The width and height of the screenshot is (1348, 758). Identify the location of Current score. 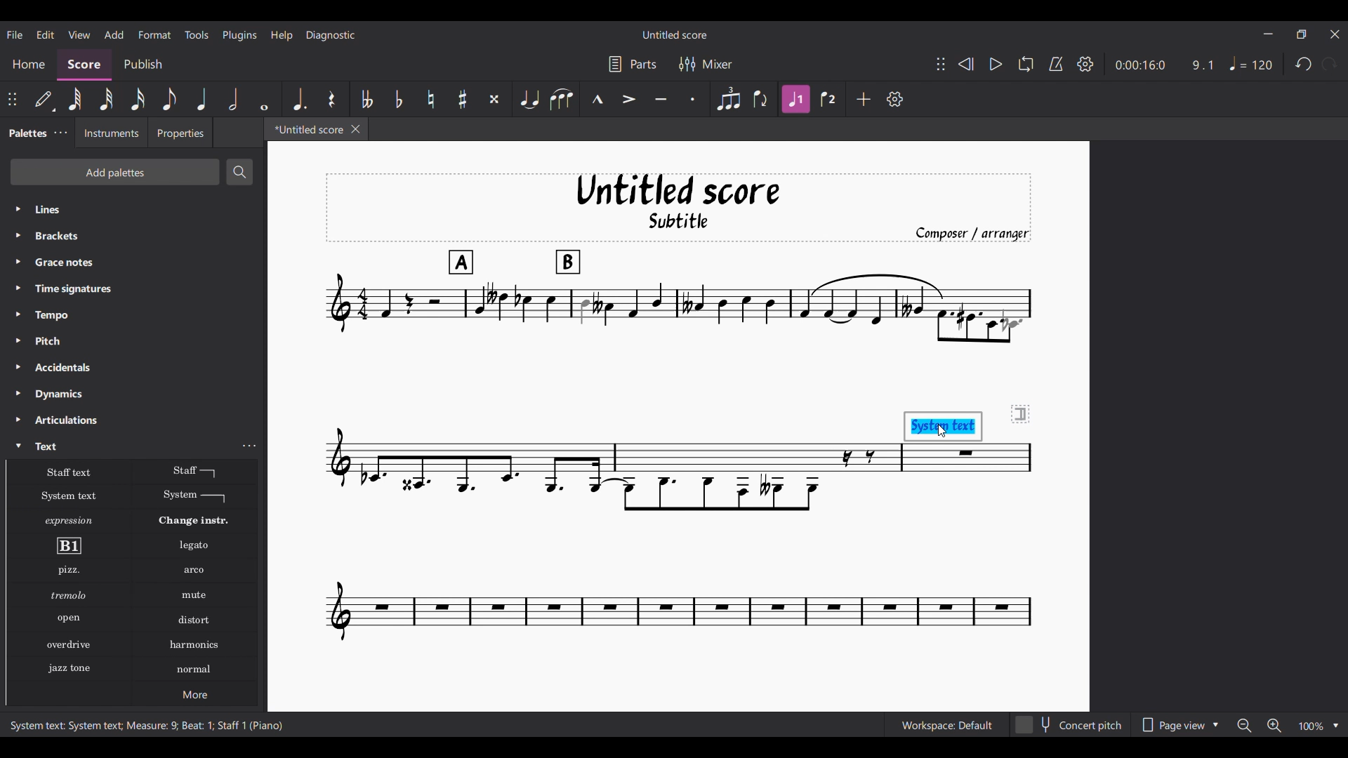
(602, 408).